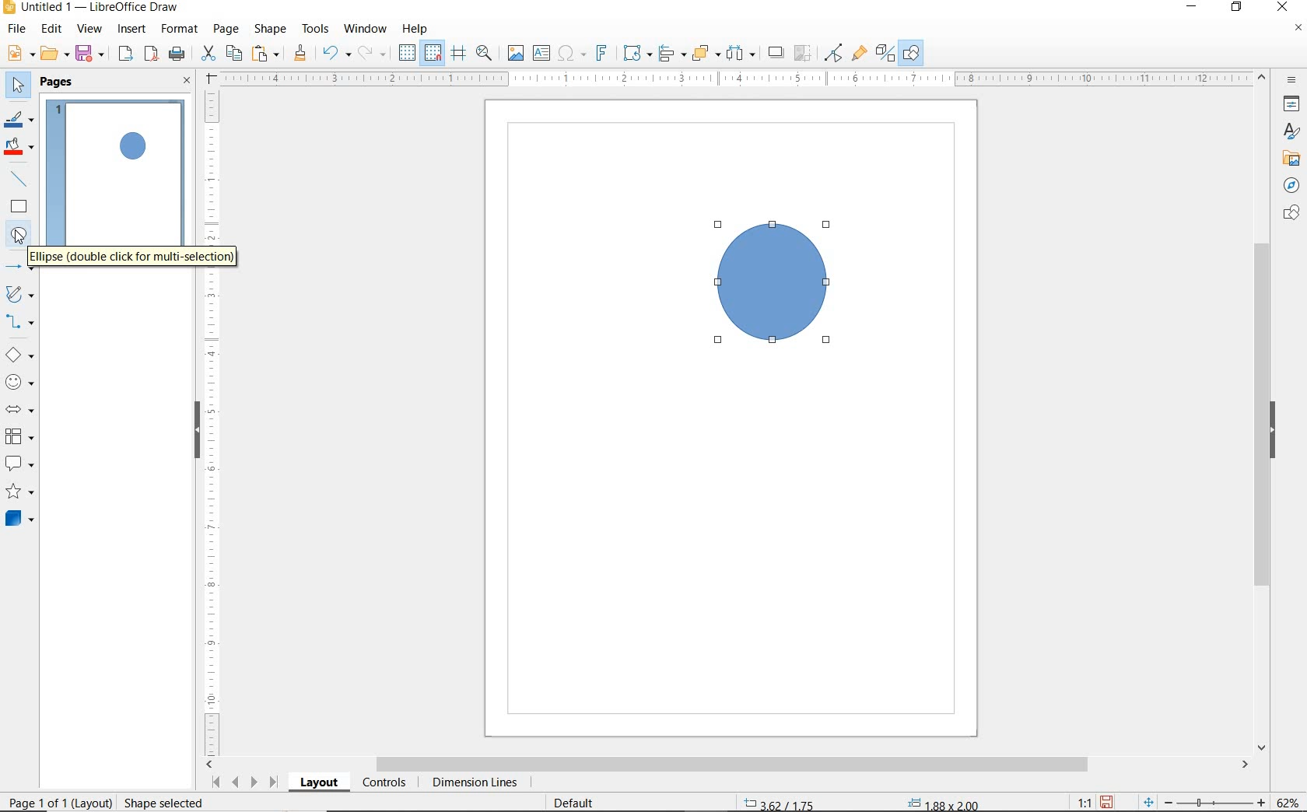 This screenshot has width=1307, height=812. I want to click on ZOOM FACTOR, so click(1288, 800).